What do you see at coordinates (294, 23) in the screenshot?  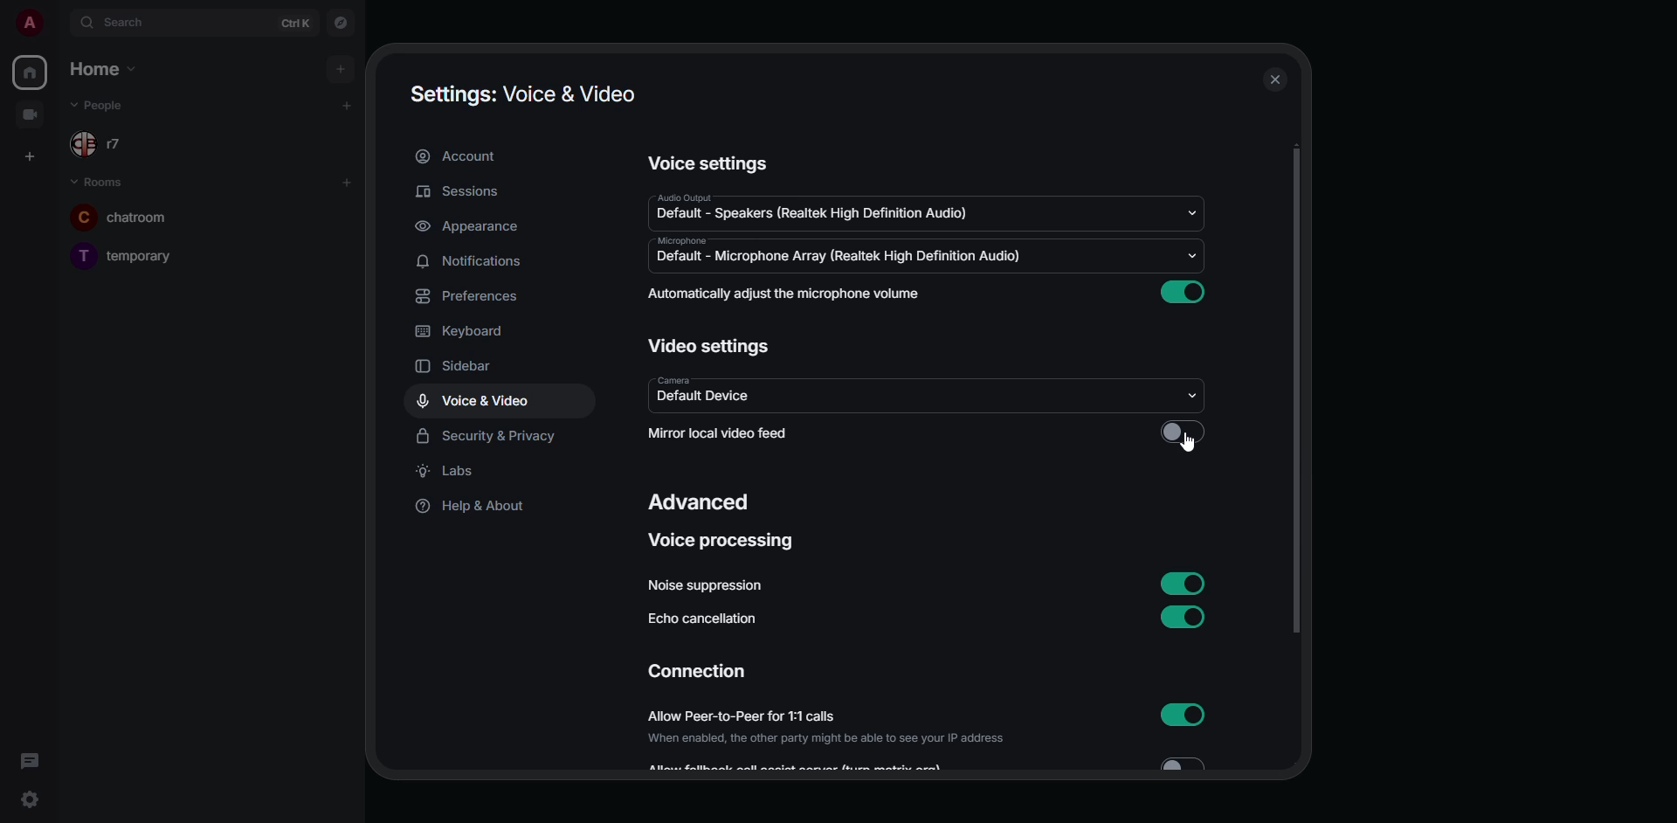 I see `ctrl K` at bounding box center [294, 23].